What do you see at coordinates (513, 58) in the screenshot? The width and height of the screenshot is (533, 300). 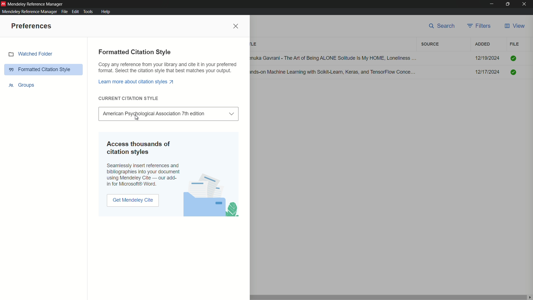 I see `Checked` at bounding box center [513, 58].